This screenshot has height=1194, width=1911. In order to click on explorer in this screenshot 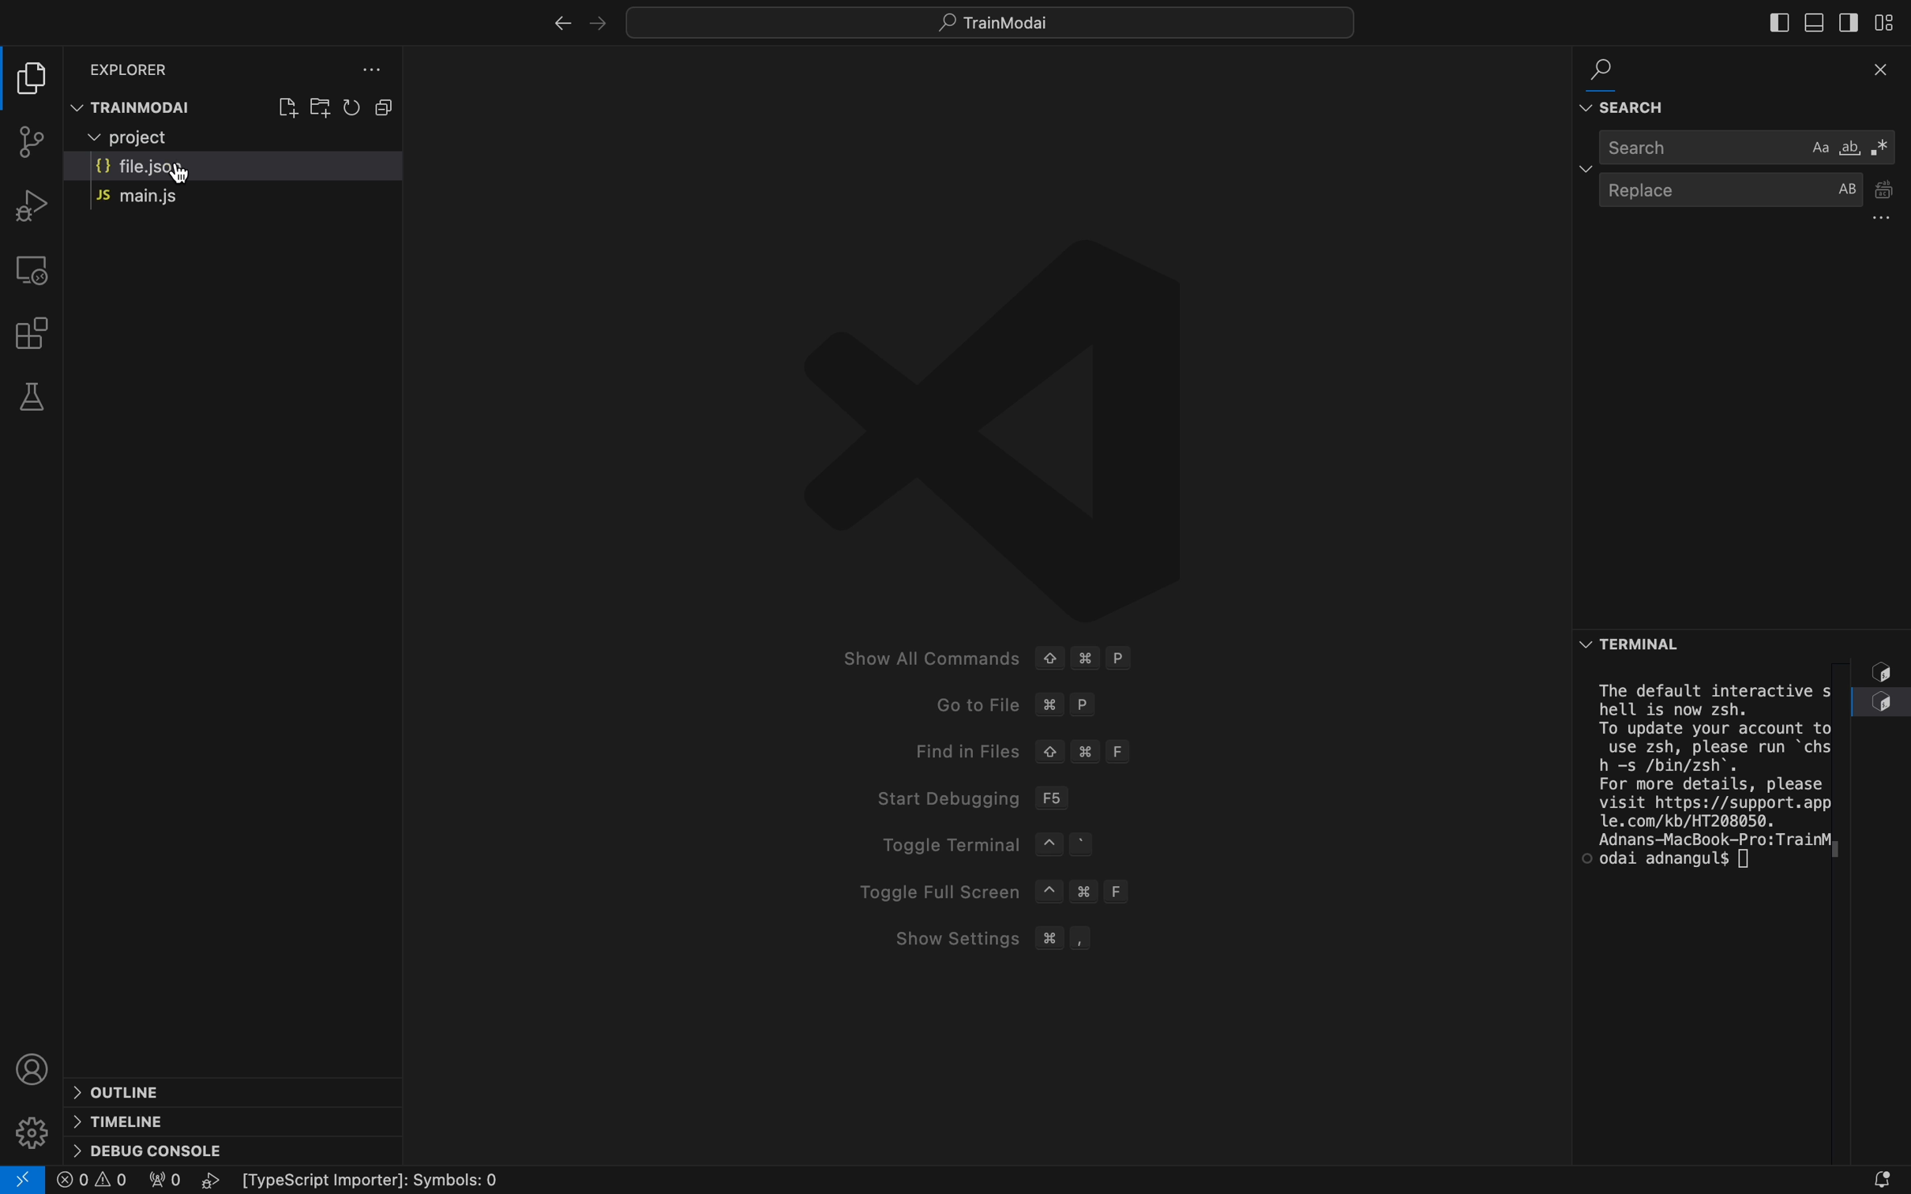, I will do `click(141, 69)`.